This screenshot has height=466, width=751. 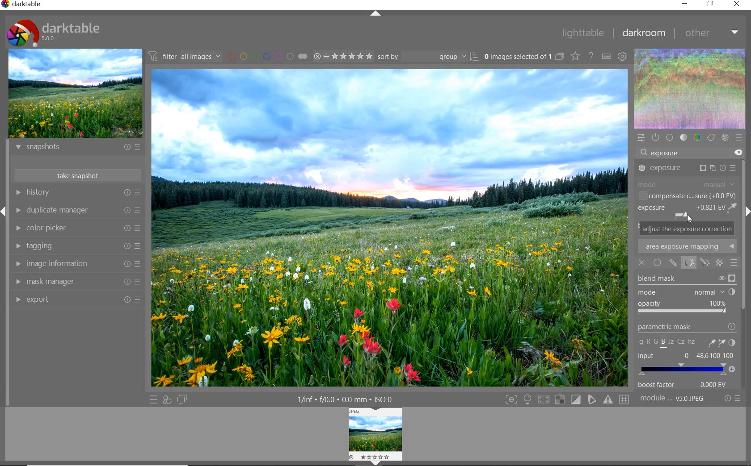 I want to click on quick access panel, so click(x=640, y=138).